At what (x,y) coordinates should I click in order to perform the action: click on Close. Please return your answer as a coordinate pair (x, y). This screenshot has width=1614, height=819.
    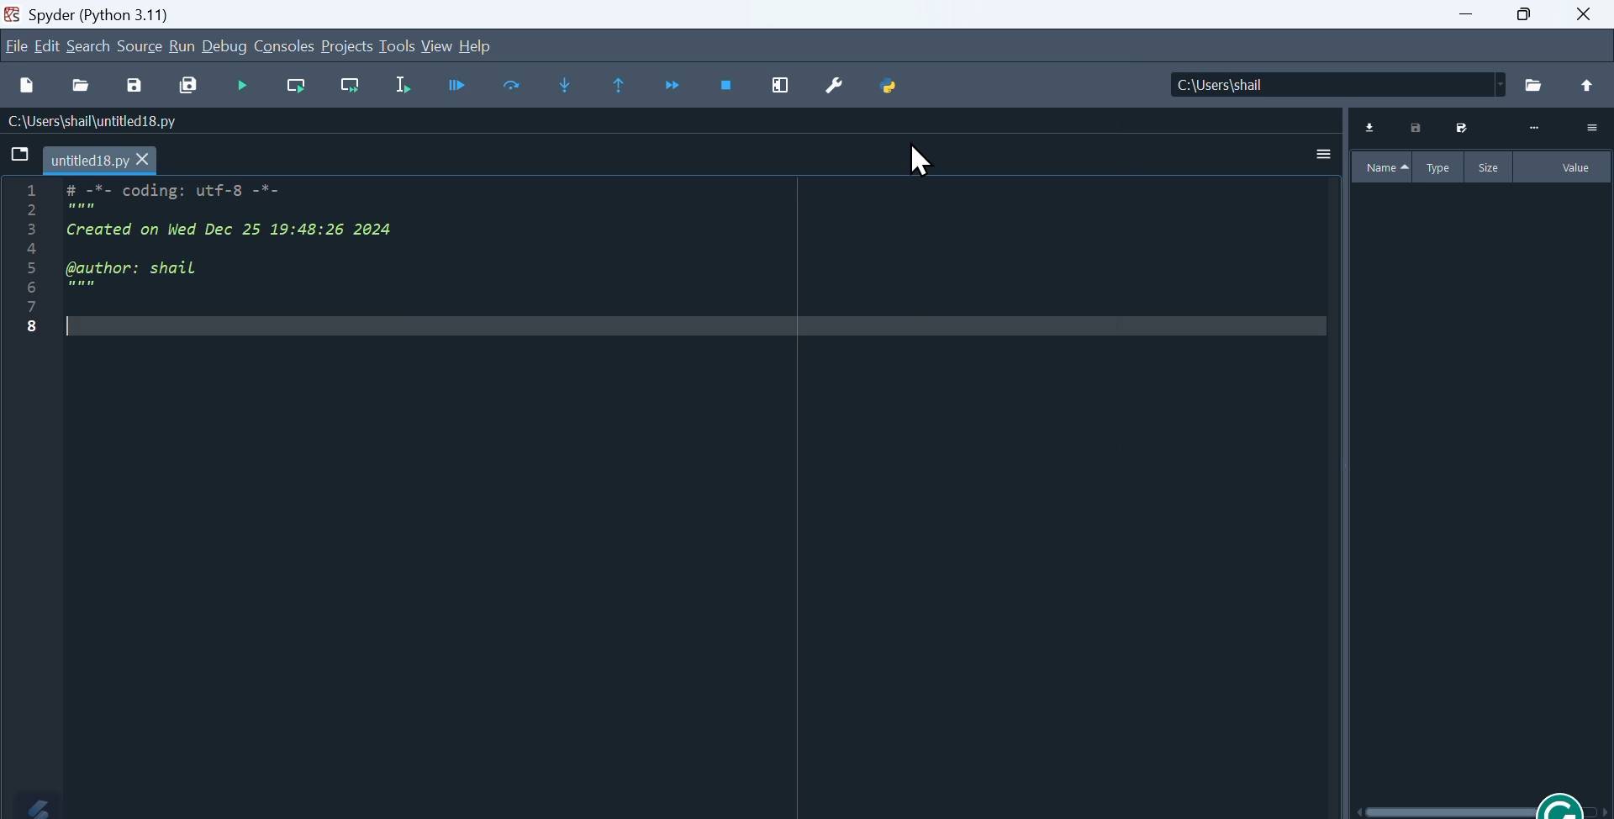
    Looking at the image, I should click on (1582, 16).